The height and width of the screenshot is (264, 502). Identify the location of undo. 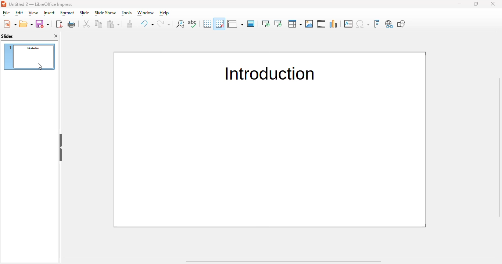
(147, 24).